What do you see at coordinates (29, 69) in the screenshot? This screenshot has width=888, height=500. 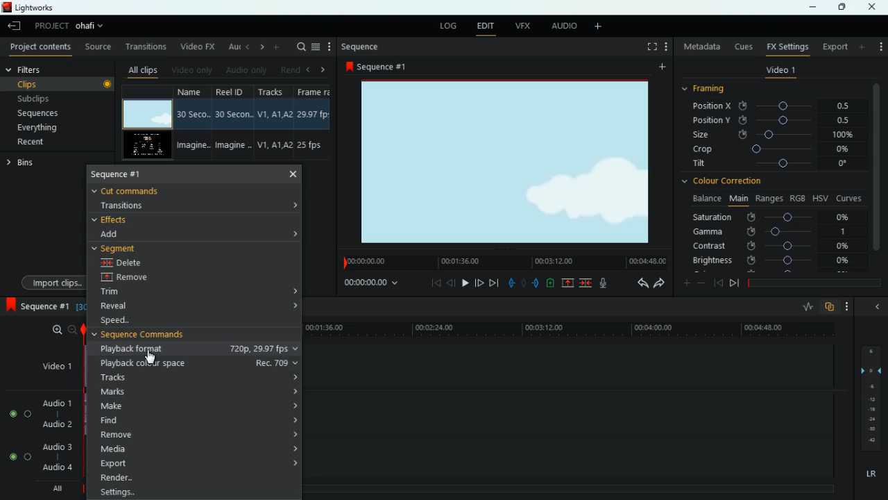 I see `filters` at bounding box center [29, 69].